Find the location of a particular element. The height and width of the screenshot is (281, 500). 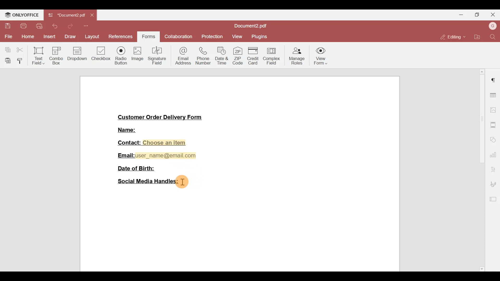

Editing mode is located at coordinates (452, 37).